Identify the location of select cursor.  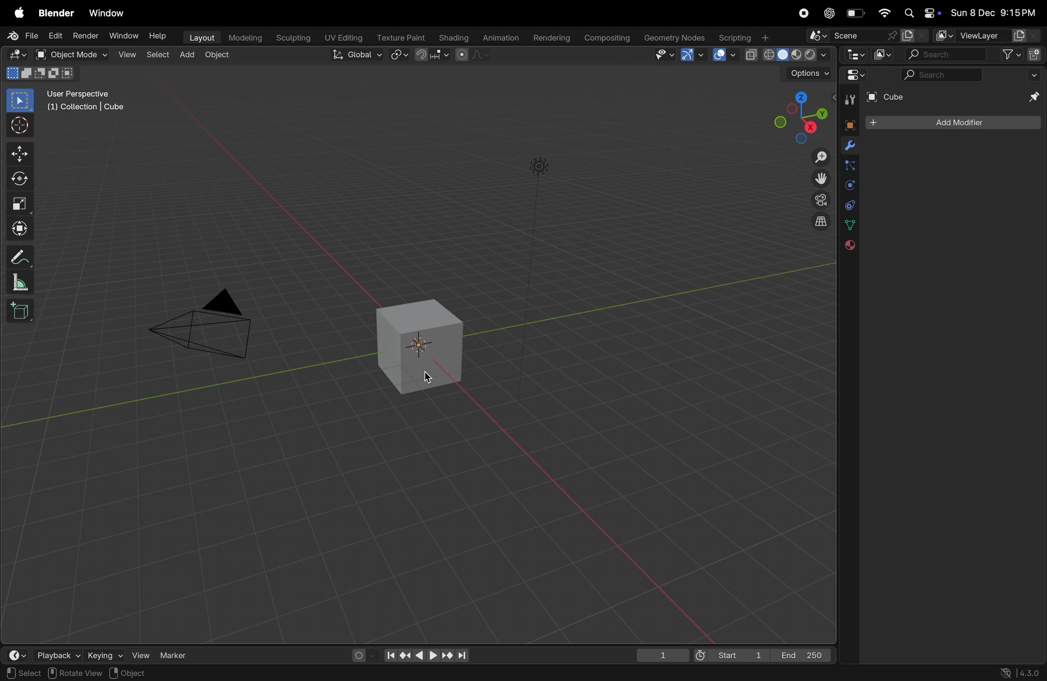
(20, 127).